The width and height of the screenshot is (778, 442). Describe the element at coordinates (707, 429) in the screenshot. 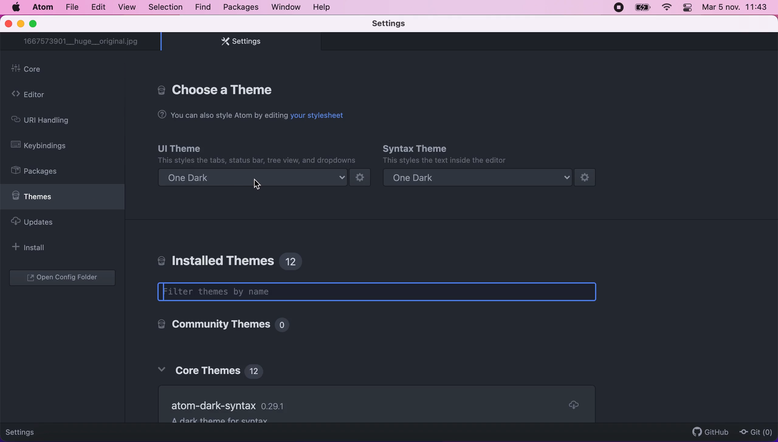

I see `github` at that location.